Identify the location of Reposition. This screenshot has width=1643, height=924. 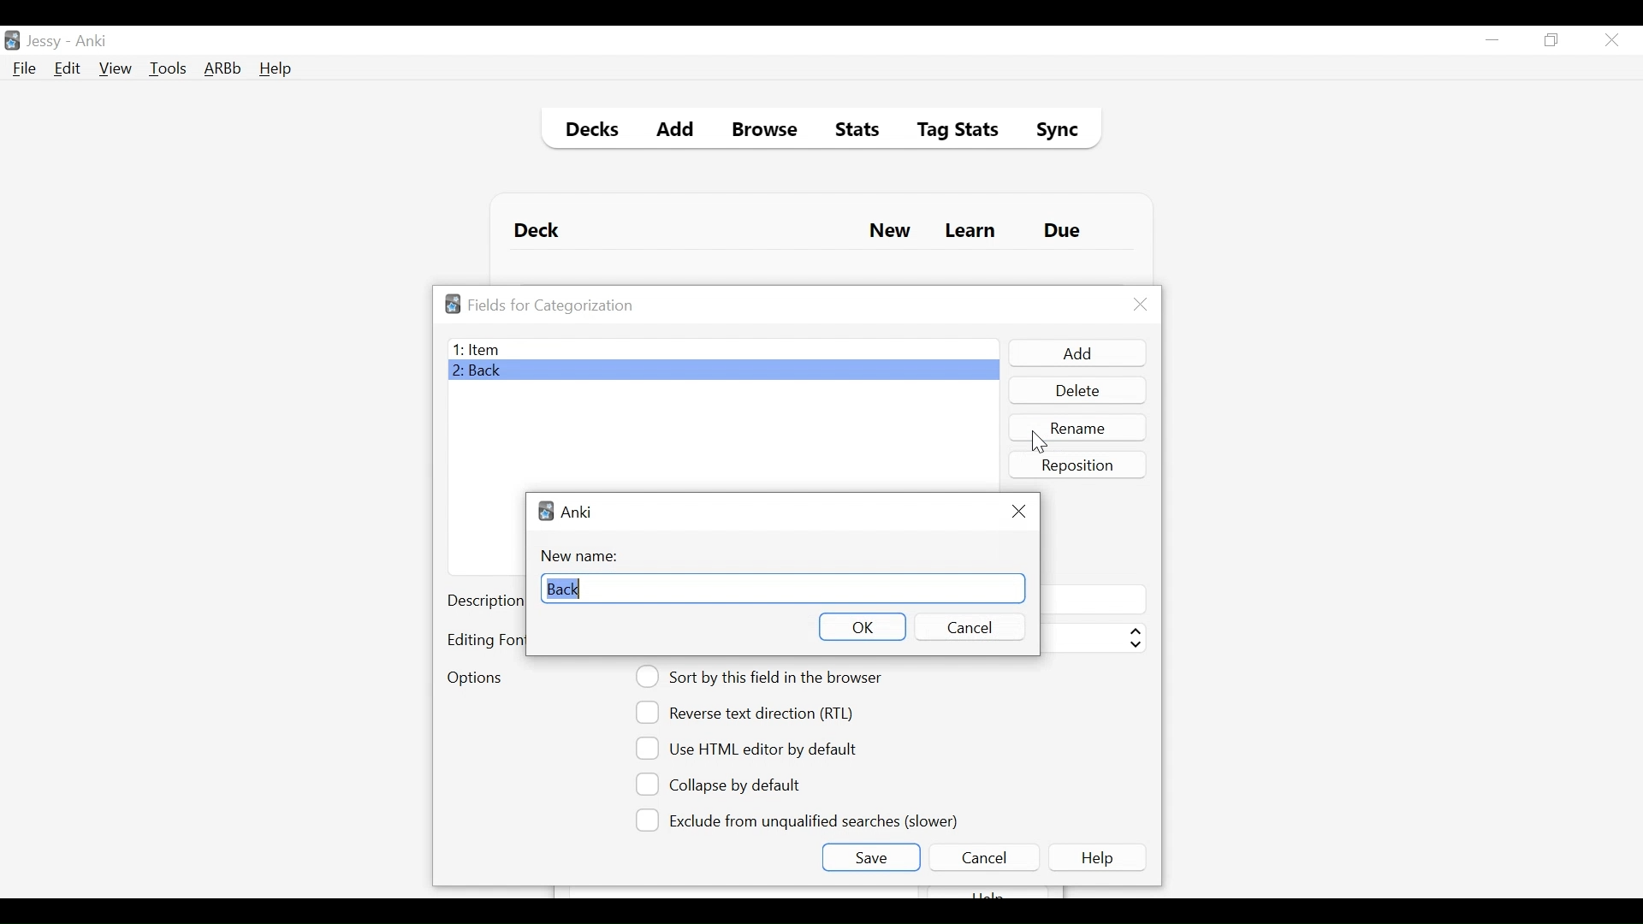
(1079, 465).